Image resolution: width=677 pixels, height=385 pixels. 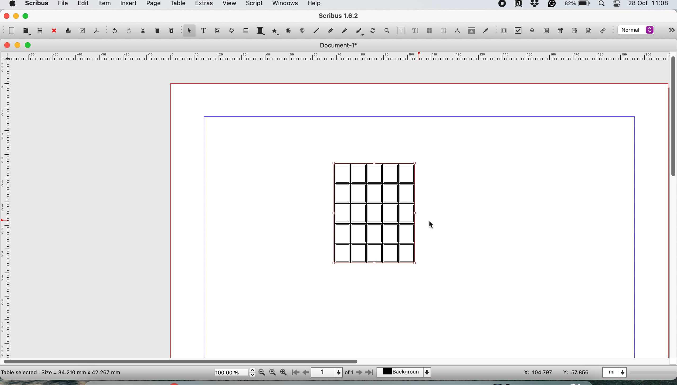 What do you see at coordinates (374, 31) in the screenshot?
I see `rotate` at bounding box center [374, 31].